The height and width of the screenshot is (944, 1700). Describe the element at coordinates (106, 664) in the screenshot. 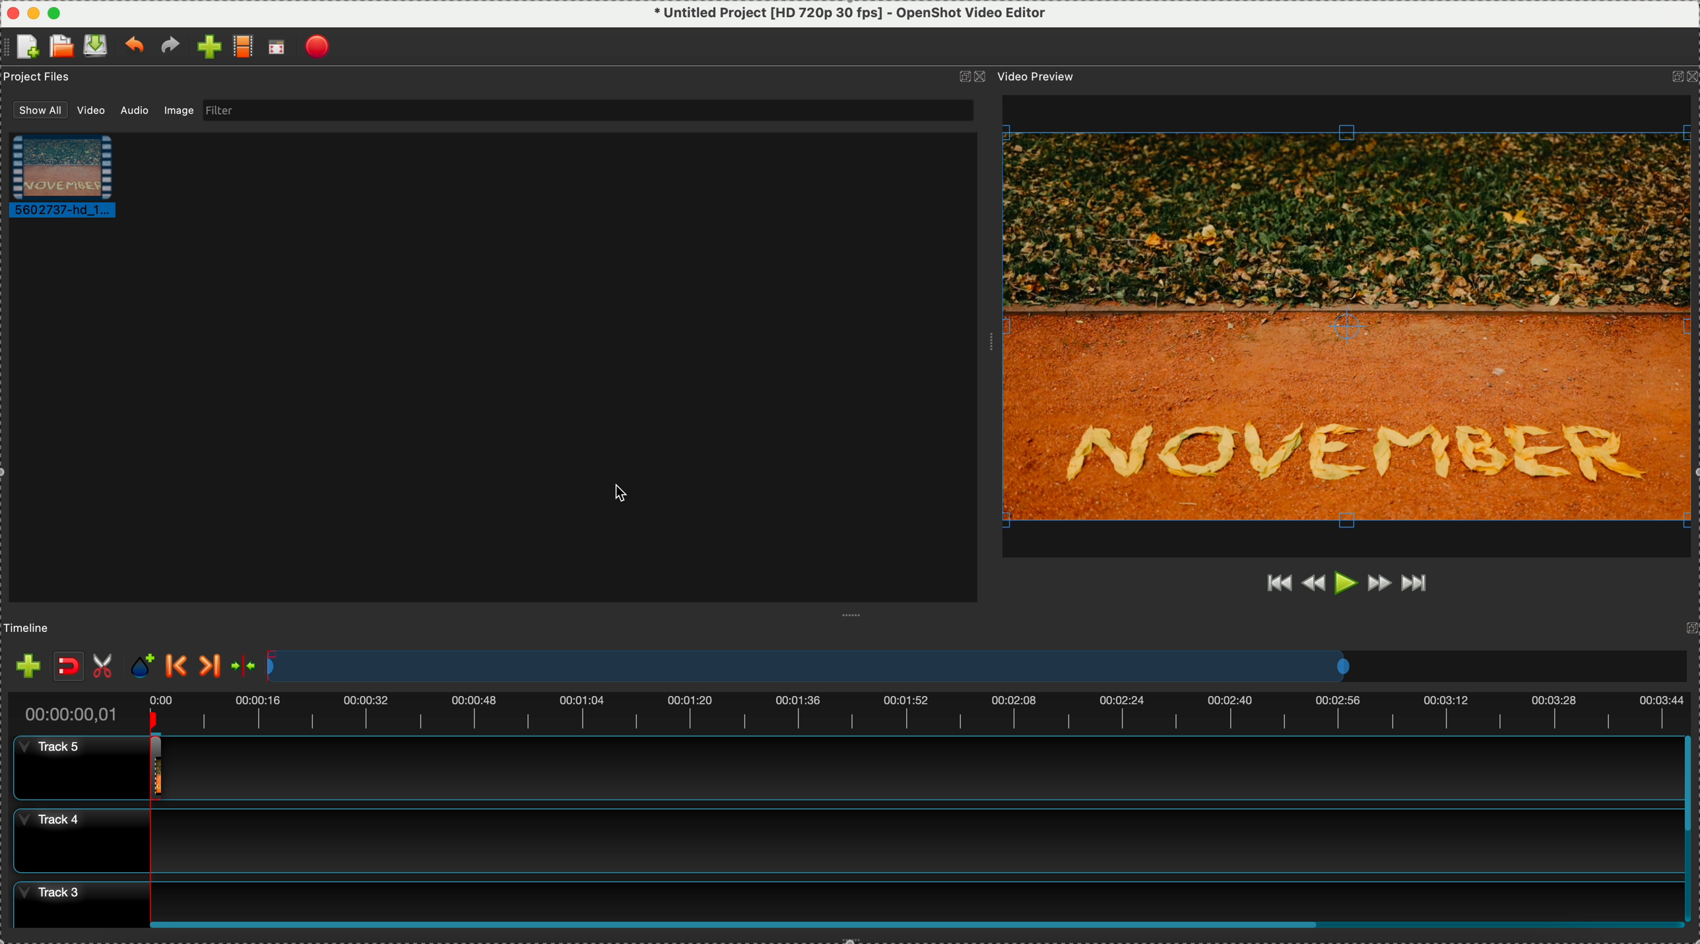

I see `enable razor` at that location.